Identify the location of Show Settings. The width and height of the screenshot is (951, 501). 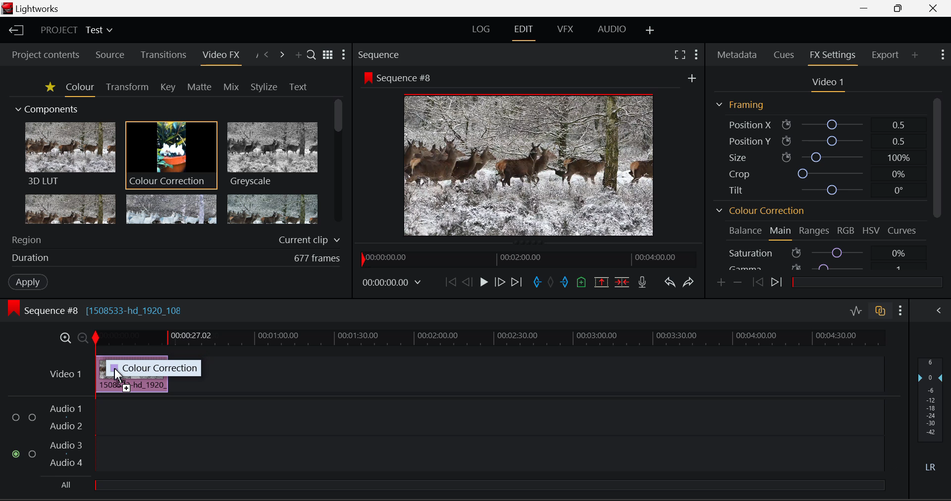
(900, 311).